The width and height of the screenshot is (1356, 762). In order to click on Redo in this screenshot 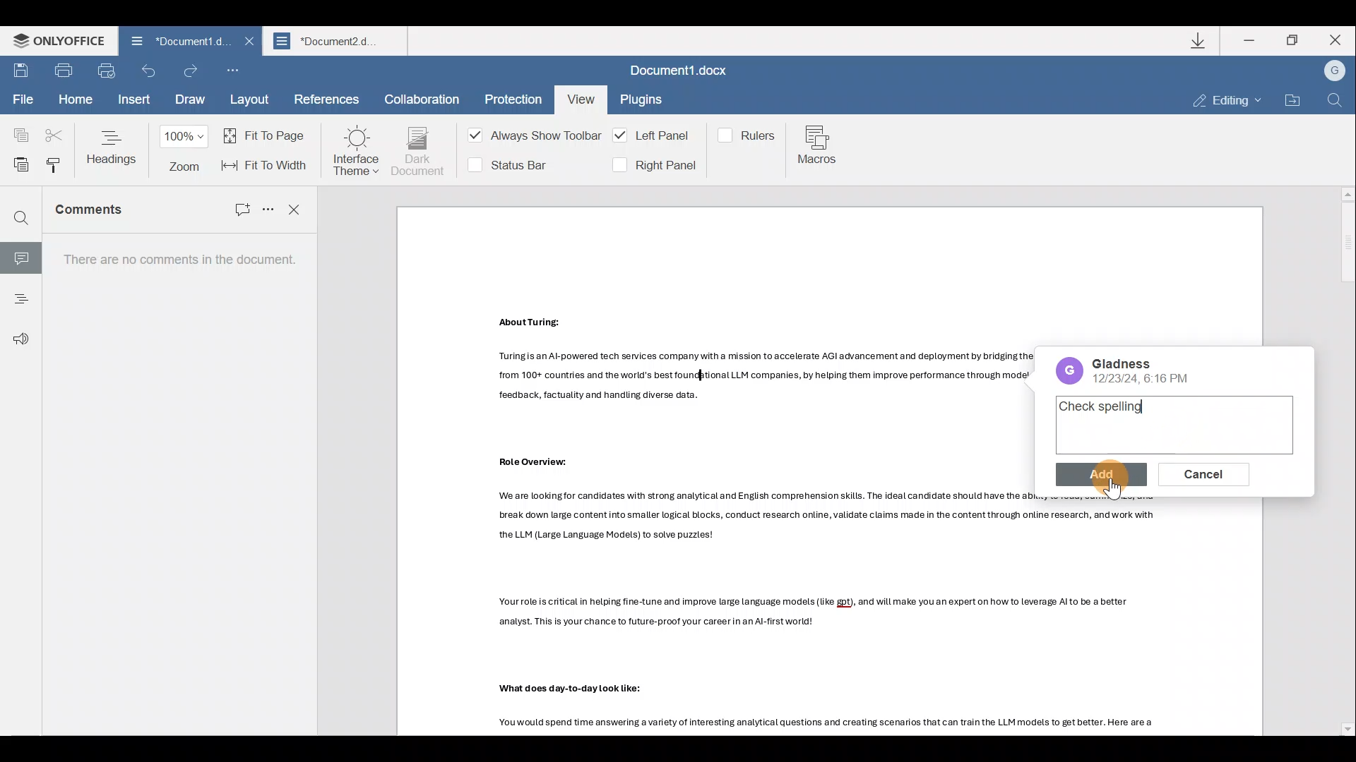, I will do `click(191, 71)`.